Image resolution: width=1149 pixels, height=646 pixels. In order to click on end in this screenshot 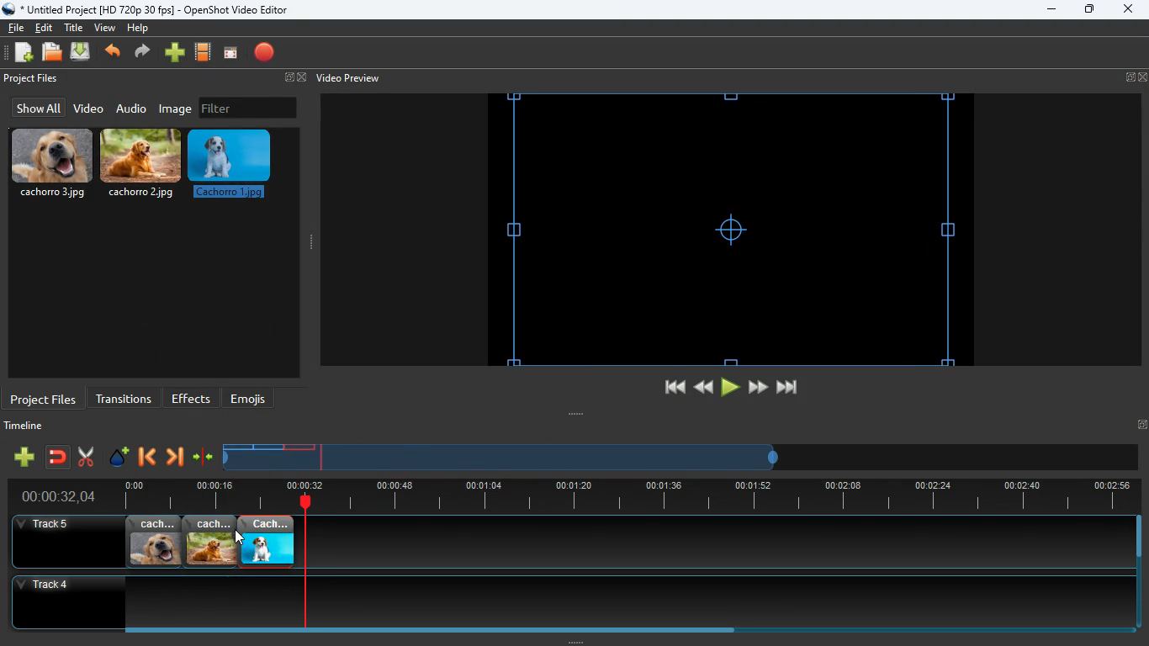, I will do `click(789, 390)`.